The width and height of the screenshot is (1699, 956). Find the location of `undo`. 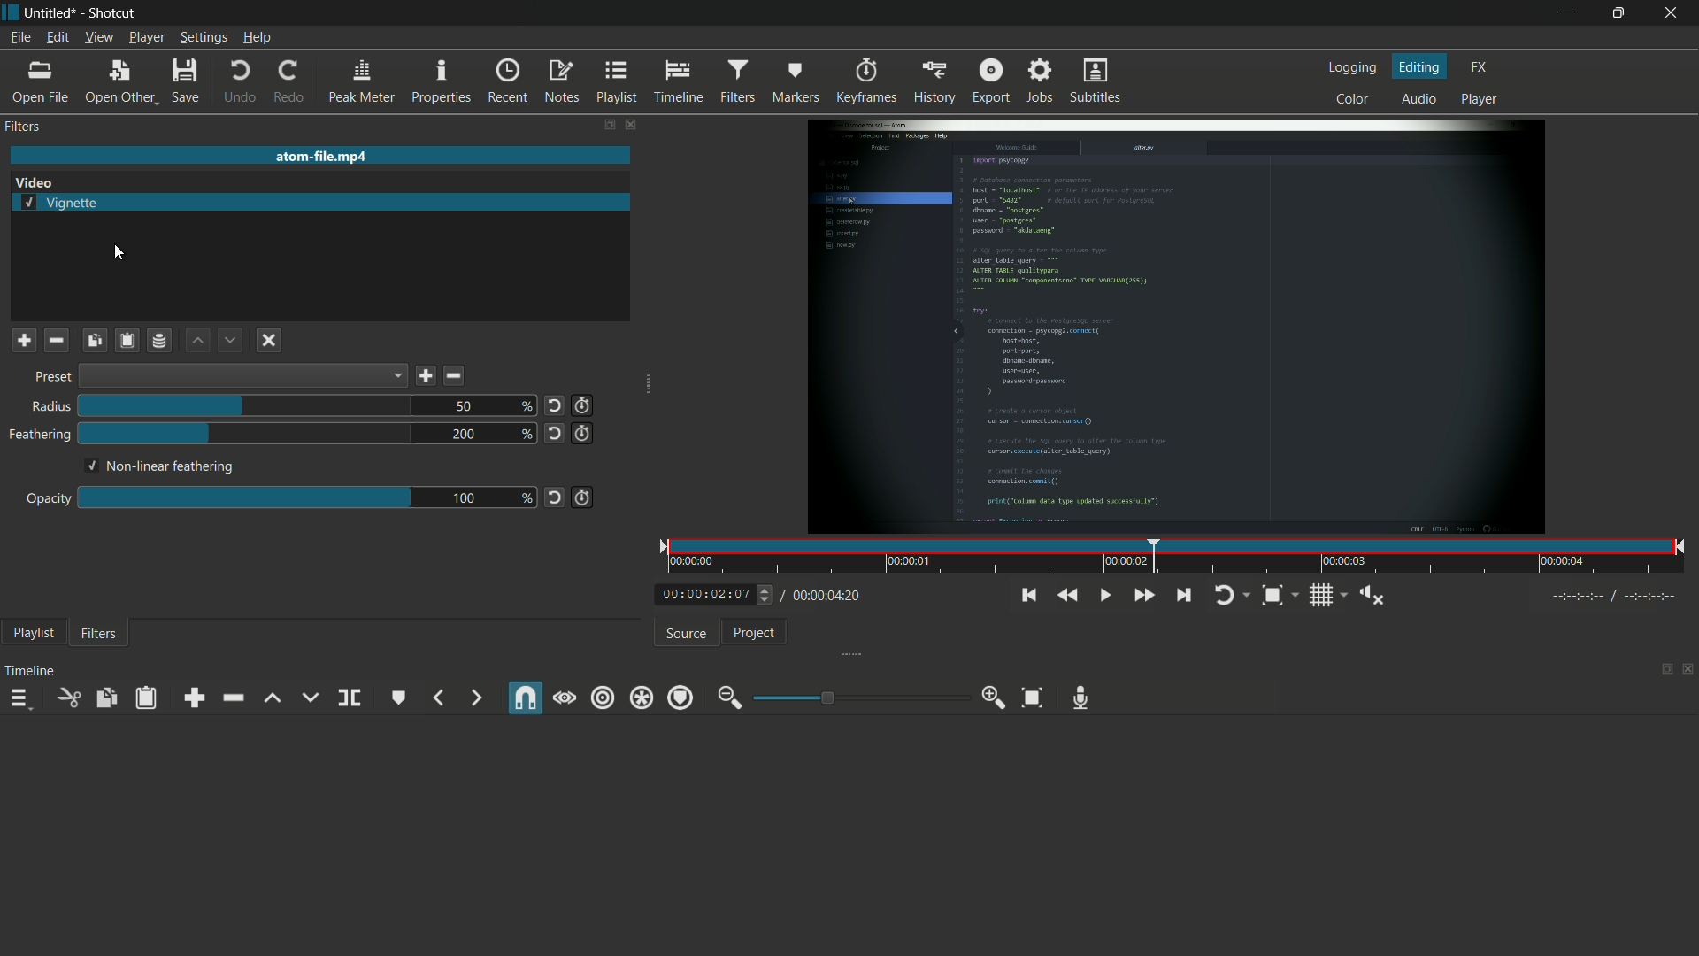

undo is located at coordinates (240, 81).